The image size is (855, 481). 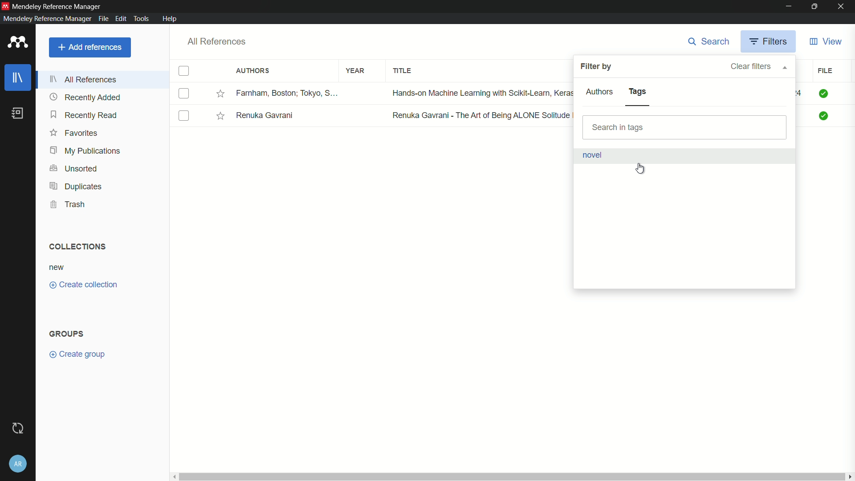 I want to click on my publications, so click(x=86, y=151).